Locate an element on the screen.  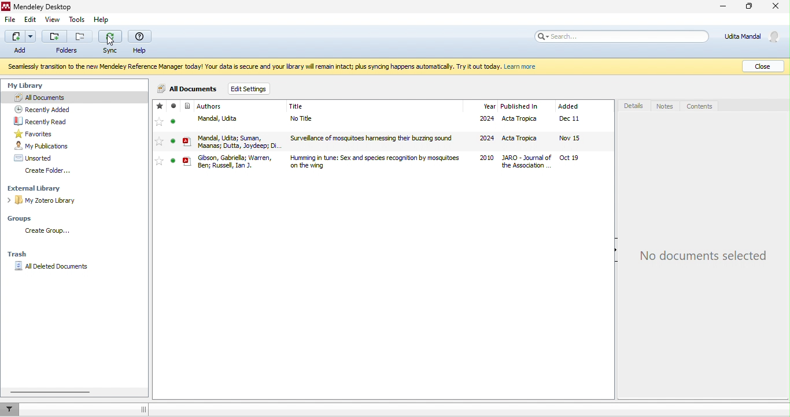
Close is located at coordinates (763, 66).